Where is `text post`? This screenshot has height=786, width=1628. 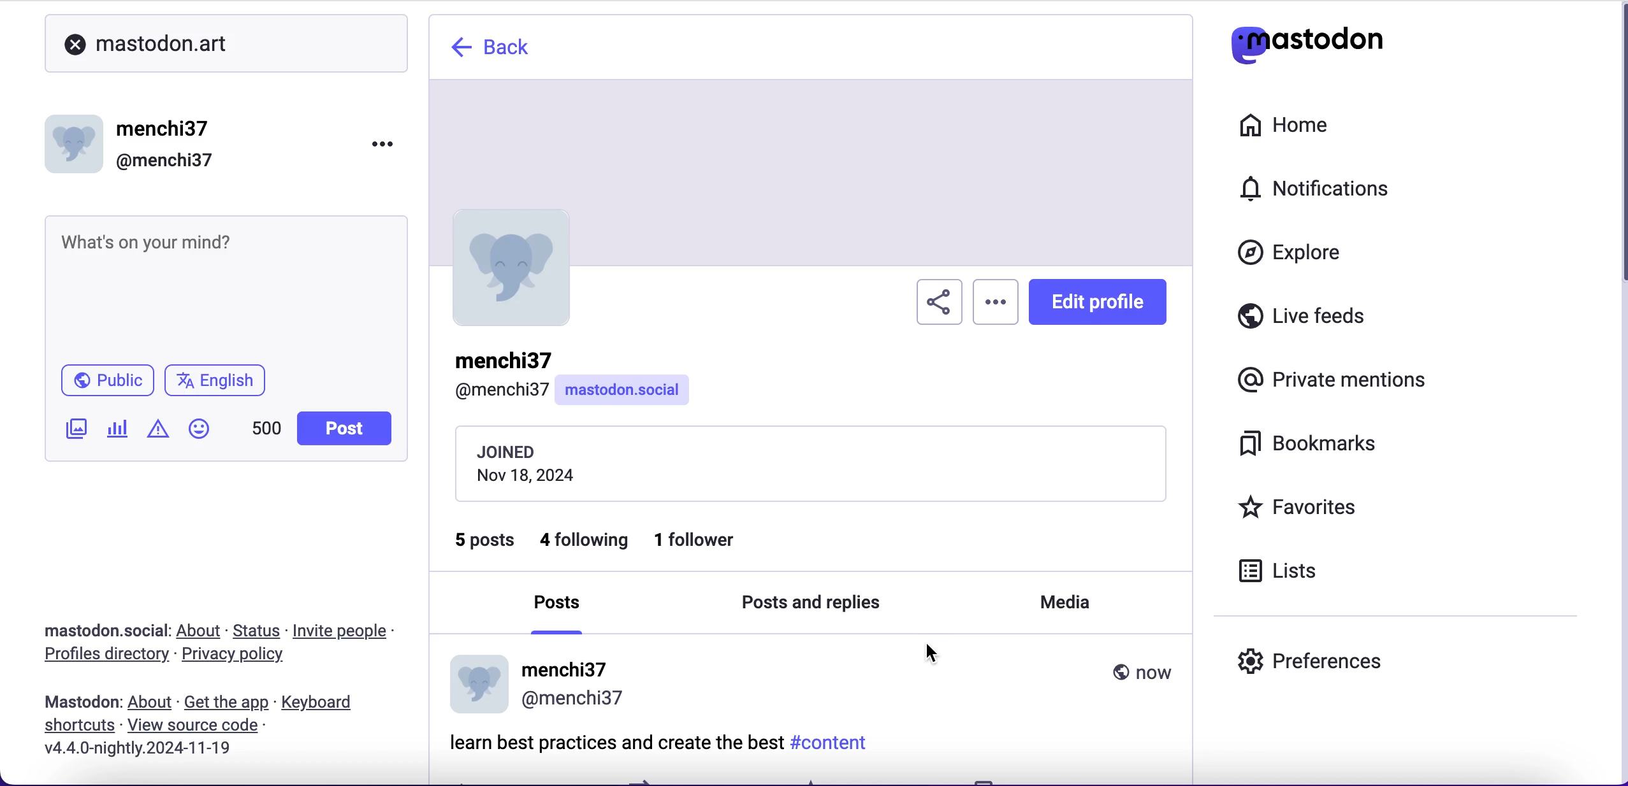
text post is located at coordinates (149, 241).